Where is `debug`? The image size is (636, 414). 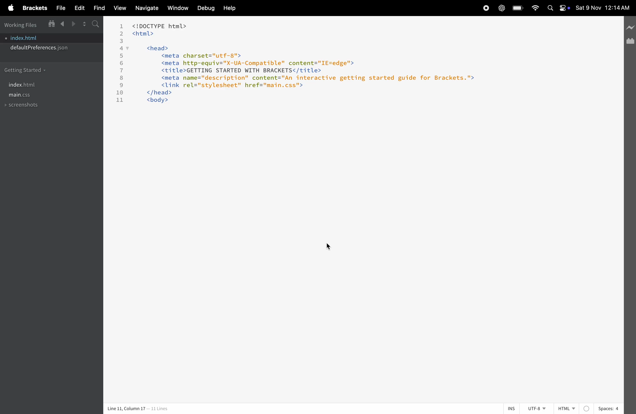 debug is located at coordinates (205, 8).